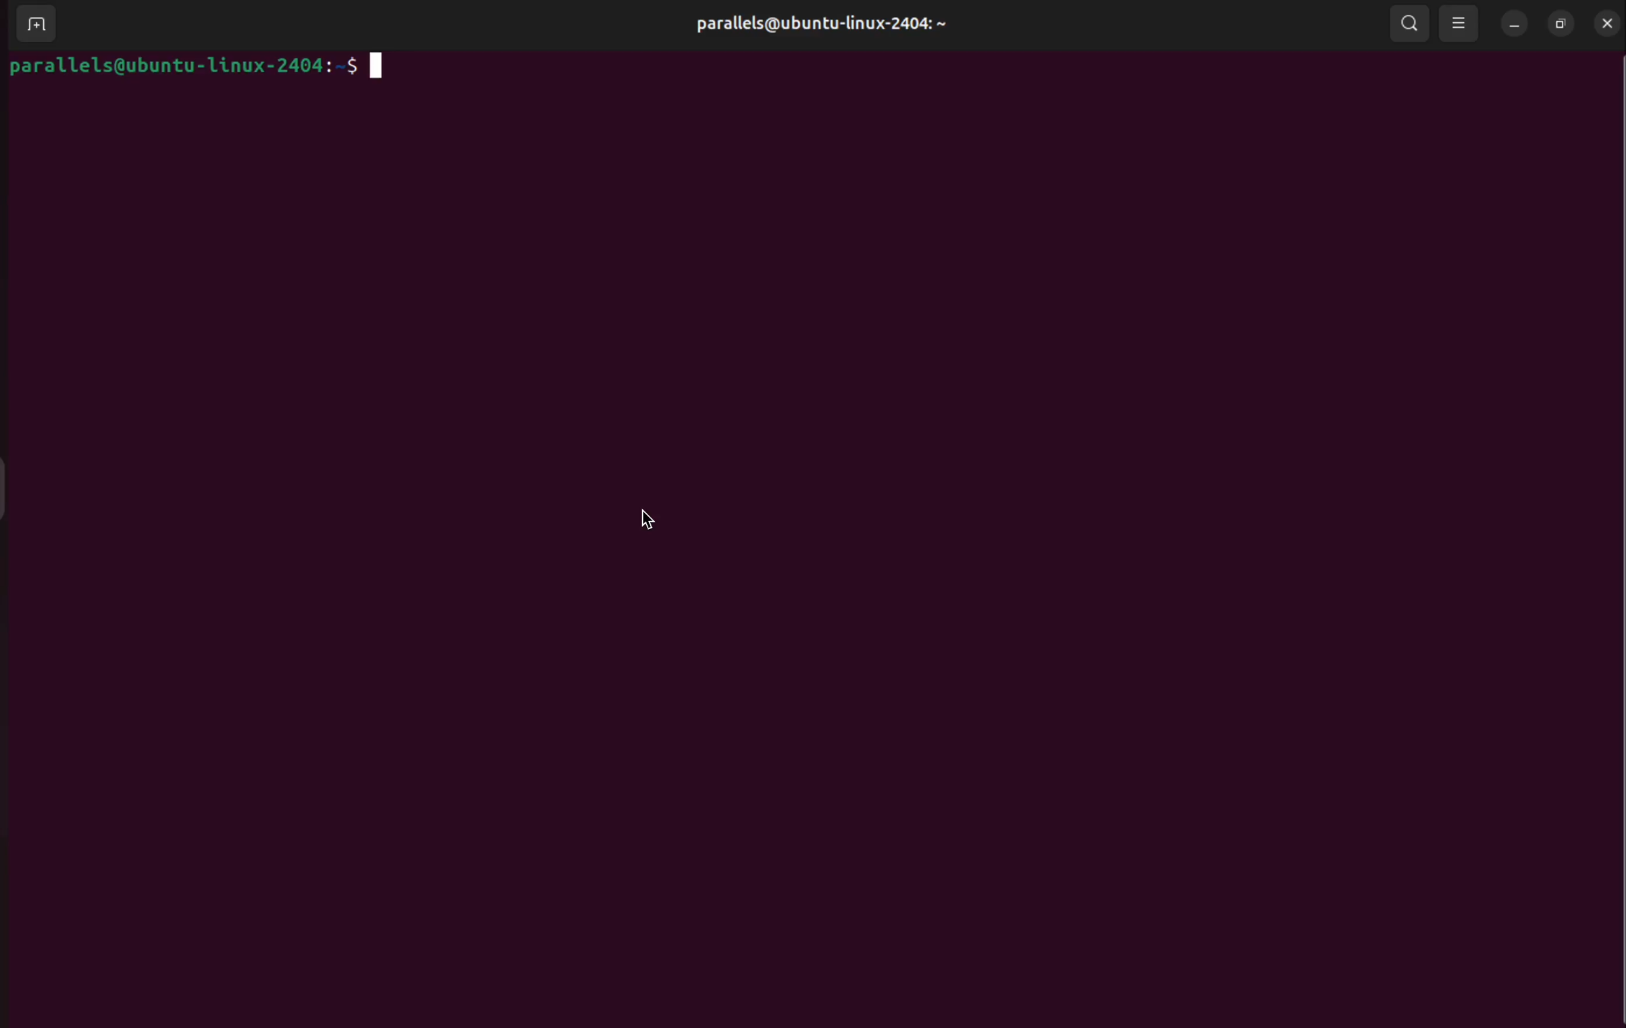 The image size is (1626, 1028). Describe the element at coordinates (35, 25) in the screenshot. I see `add terminal` at that location.